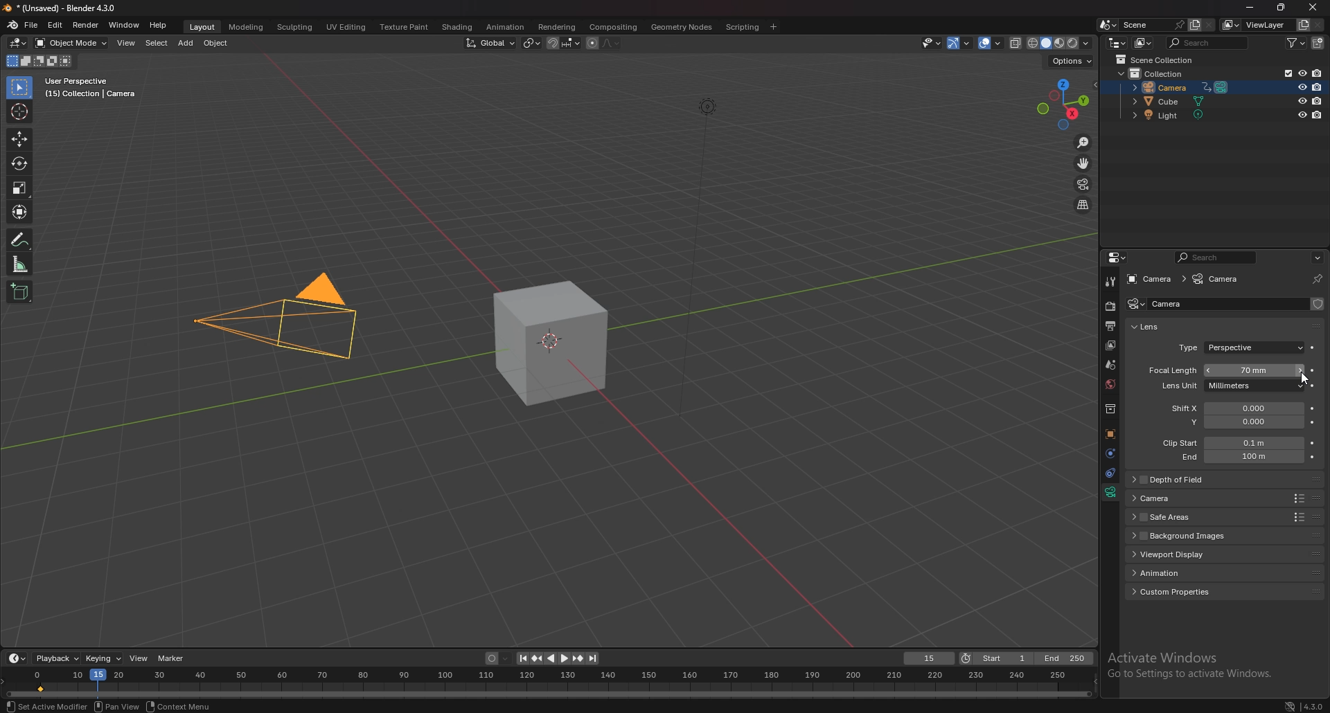  Describe the element at coordinates (39, 61) in the screenshot. I see `mode` at that location.